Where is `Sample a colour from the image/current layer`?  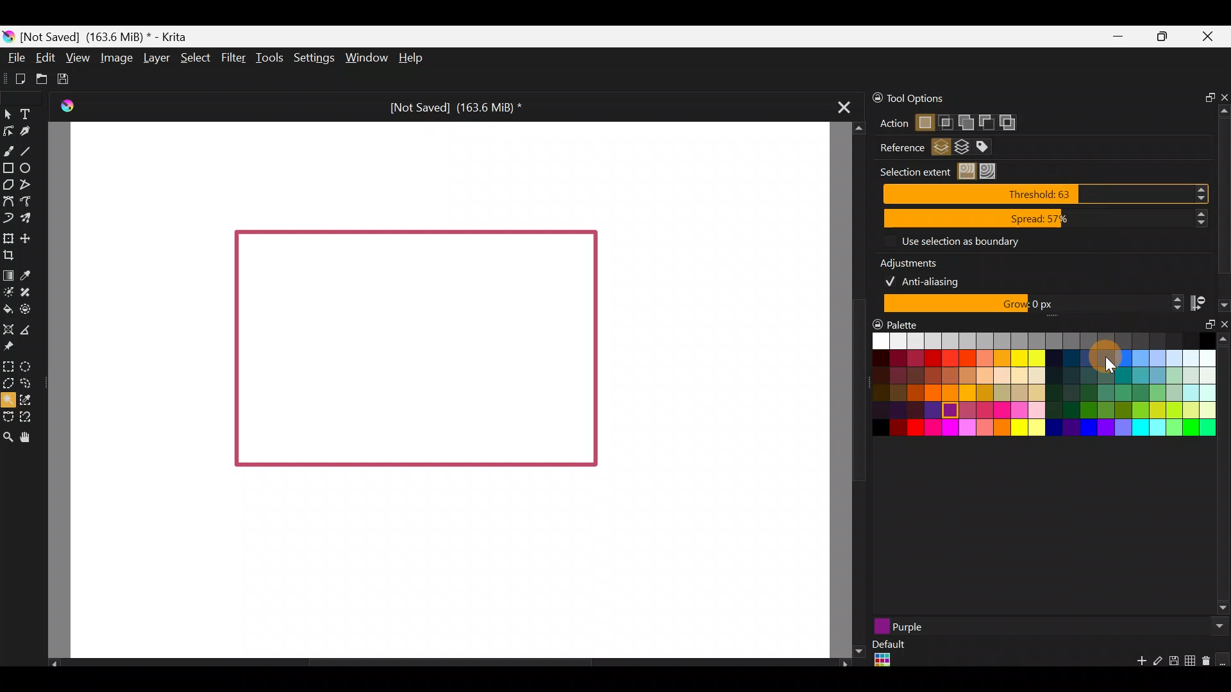
Sample a colour from the image/current layer is located at coordinates (28, 273).